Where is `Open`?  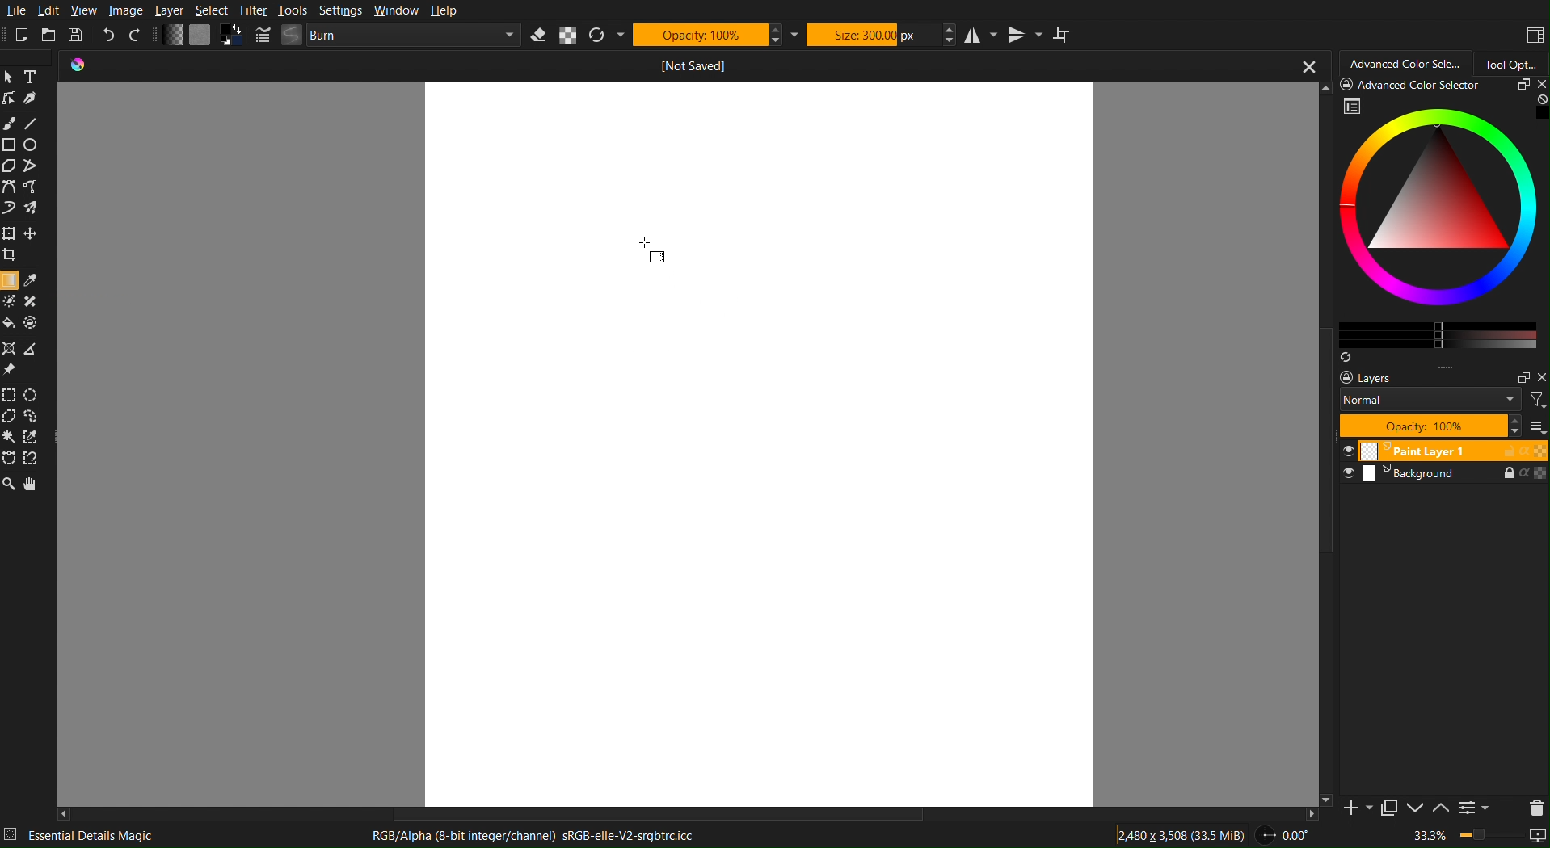
Open is located at coordinates (50, 36).